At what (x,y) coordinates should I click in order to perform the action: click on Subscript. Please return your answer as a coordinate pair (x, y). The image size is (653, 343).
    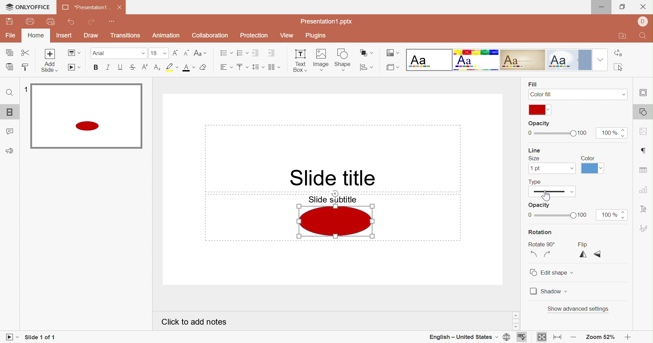
    Looking at the image, I should click on (157, 67).